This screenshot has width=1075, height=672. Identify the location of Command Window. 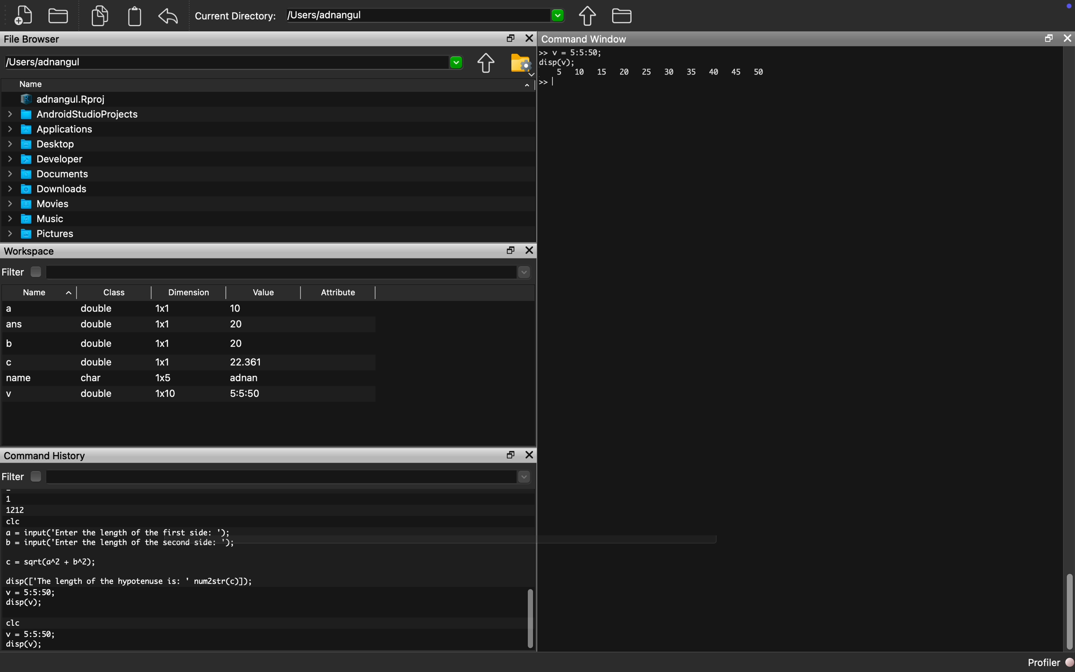
(583, 39).